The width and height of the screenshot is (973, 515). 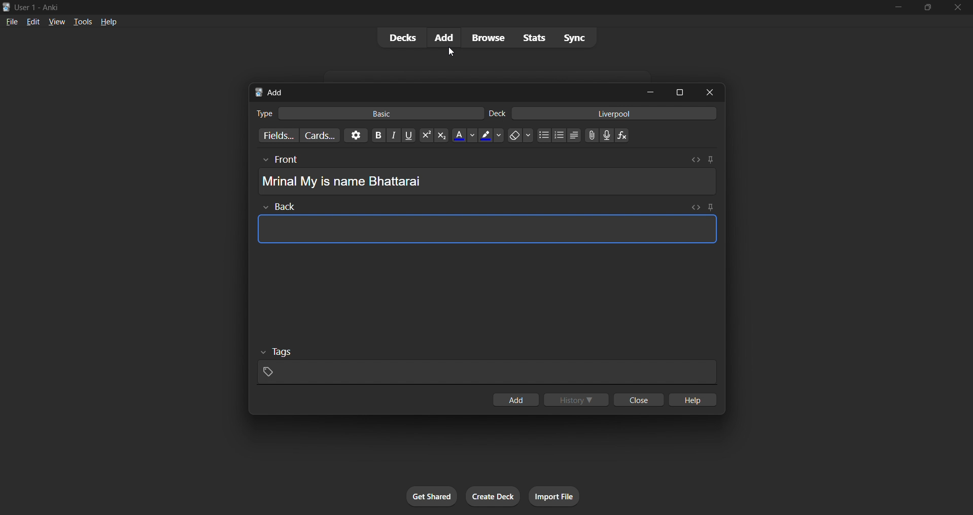 What do you see at coordinates (514, 399) in the screenshot?
I see `add` at bounding box center [514, 399].